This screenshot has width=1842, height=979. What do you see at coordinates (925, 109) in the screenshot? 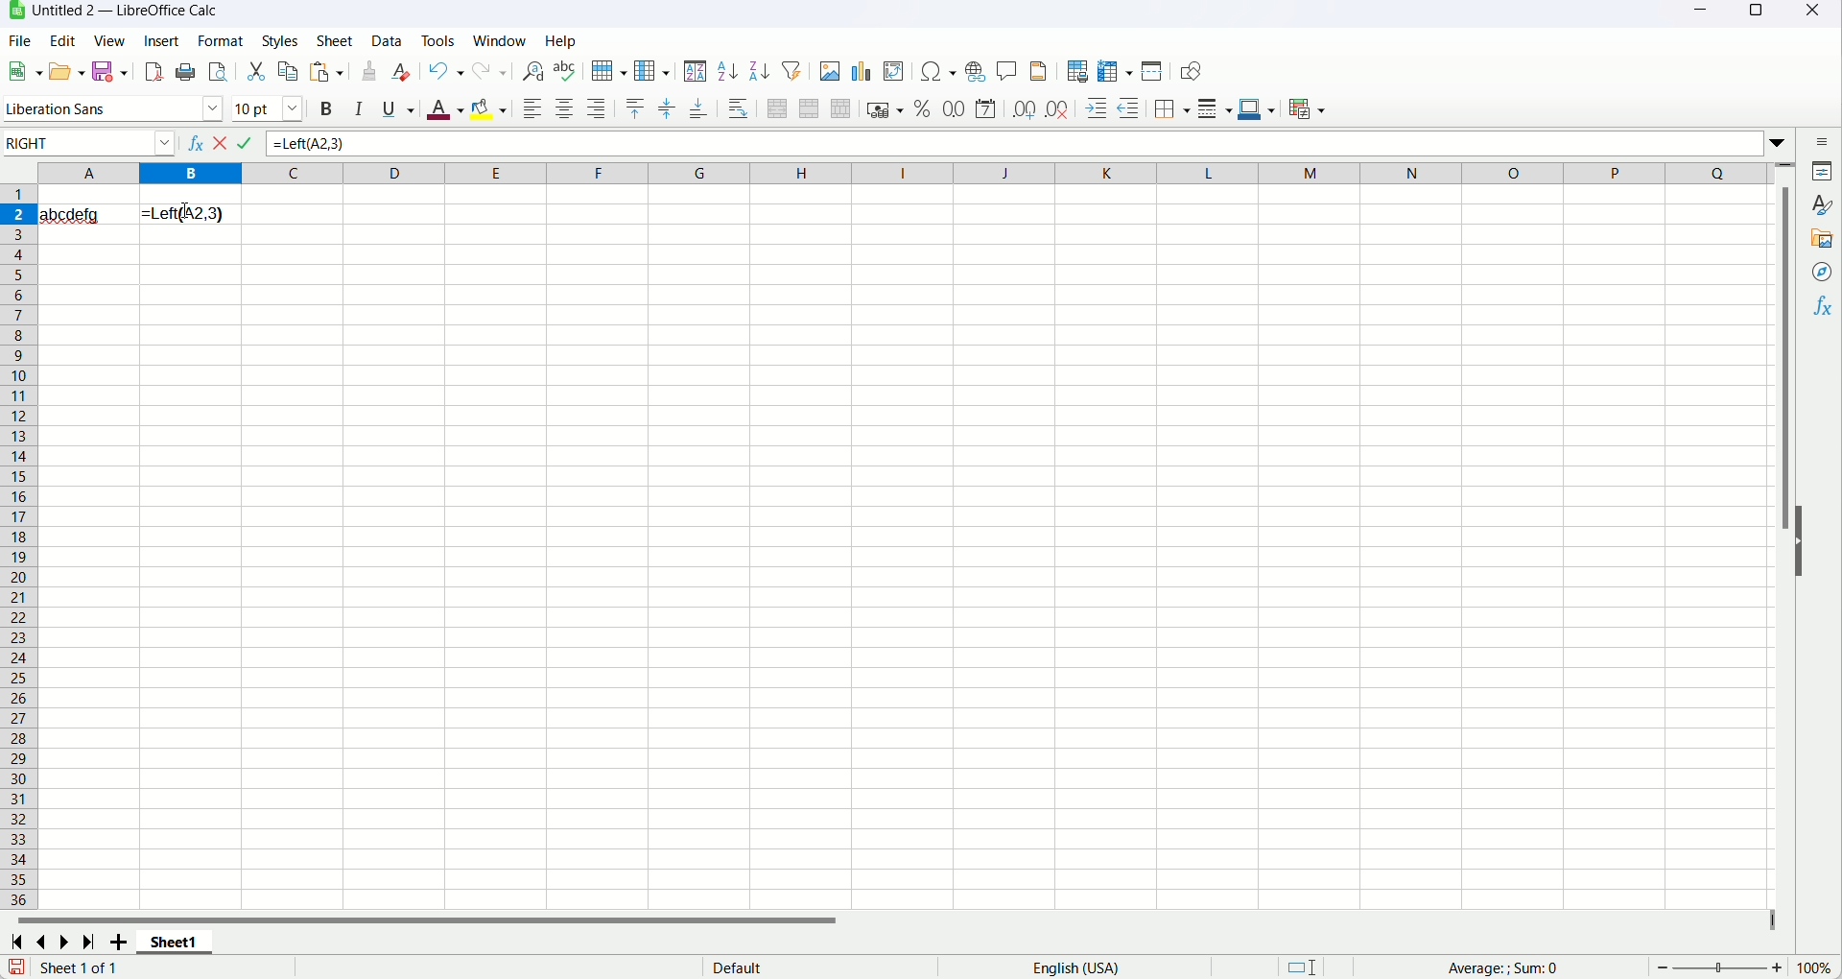
I see `format as percent` at bounding box center [925, 109].